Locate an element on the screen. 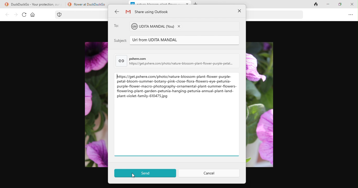 Image resolution: width=358 pixels, height=188 pixels. cancel is located at coordinates (209, 173).